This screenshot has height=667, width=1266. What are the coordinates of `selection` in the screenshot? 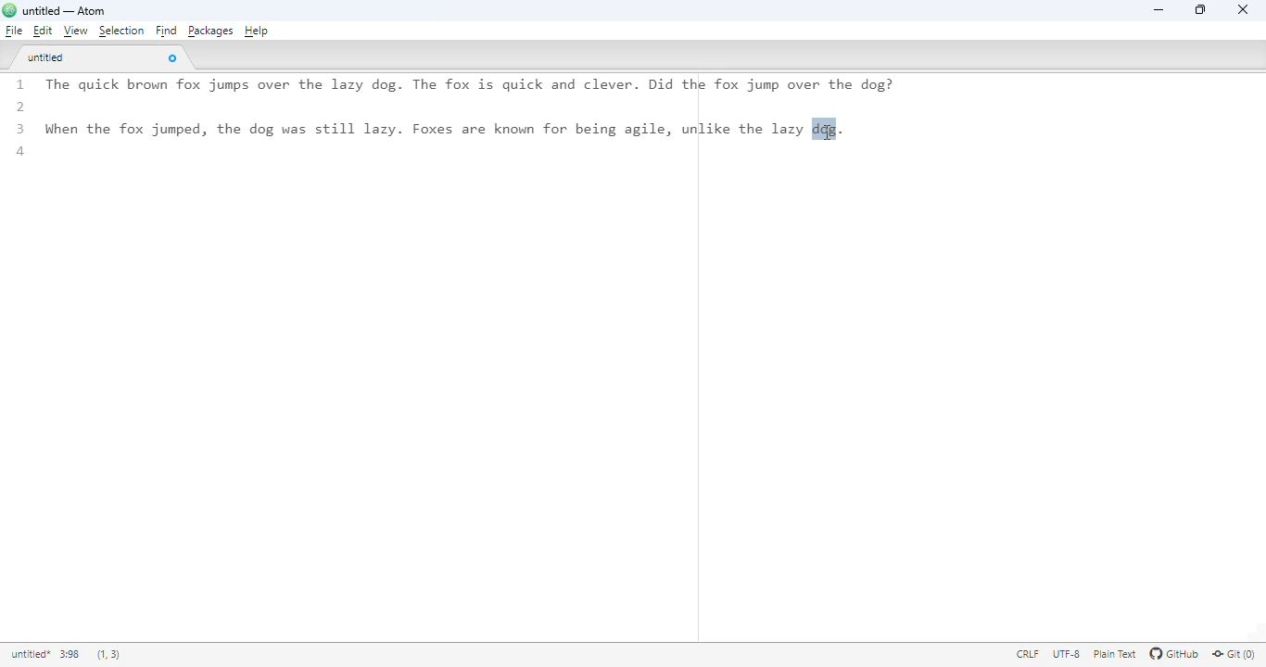 It's located at (120, 31).